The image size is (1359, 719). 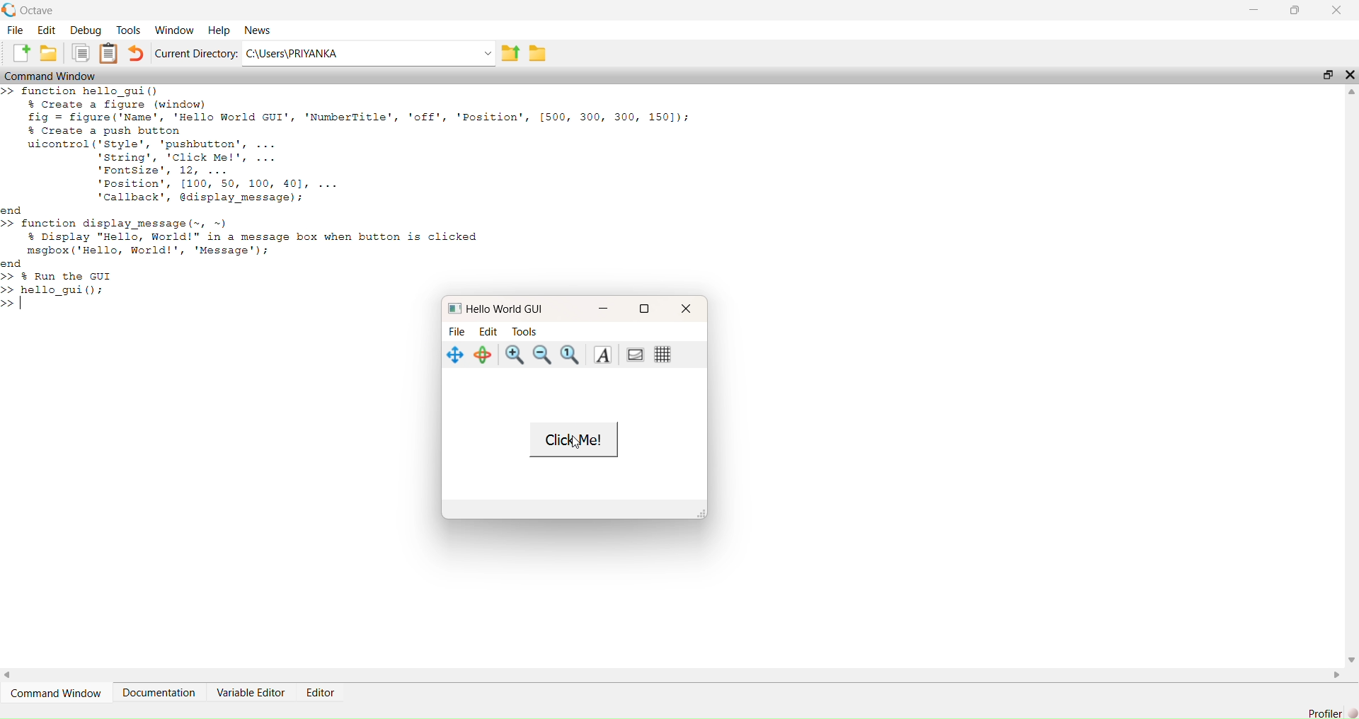 I want to click on close, so click(x=1337, y=9).